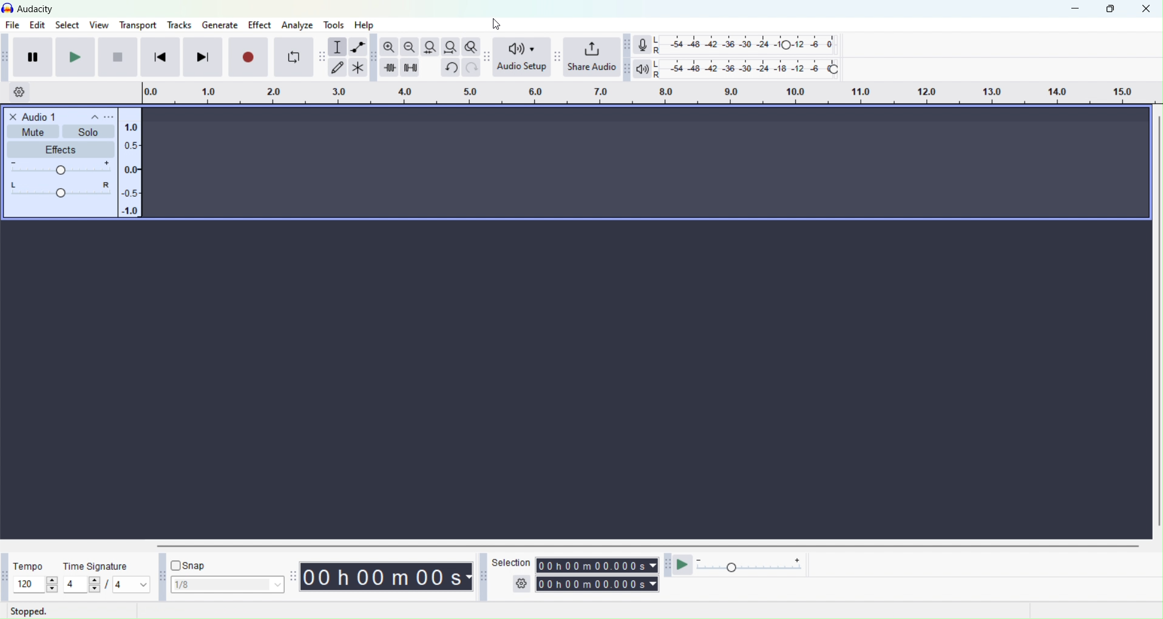 This screenshot has width=1163, height=619. I want to click on Envelop tool, so click(356, 46).